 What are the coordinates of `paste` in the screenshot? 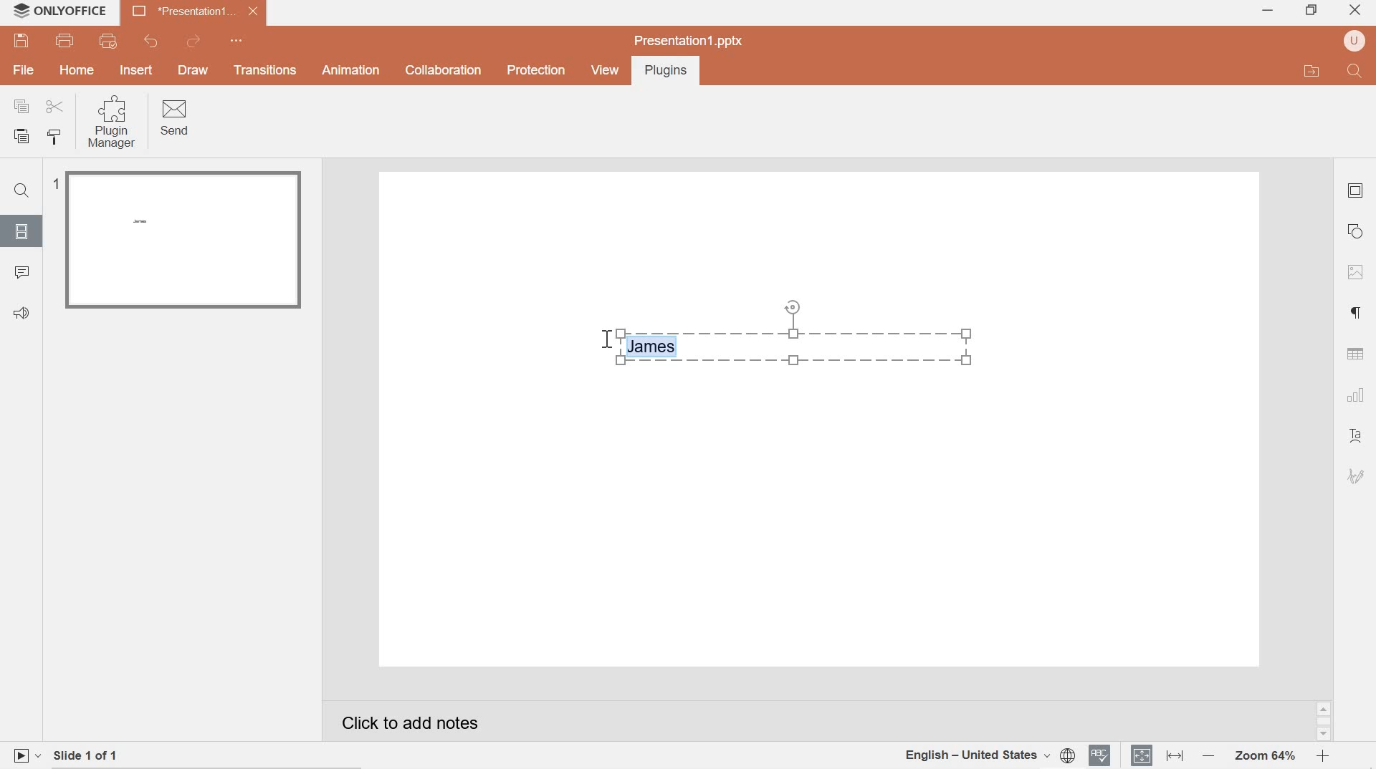 It's located at (24, 137).